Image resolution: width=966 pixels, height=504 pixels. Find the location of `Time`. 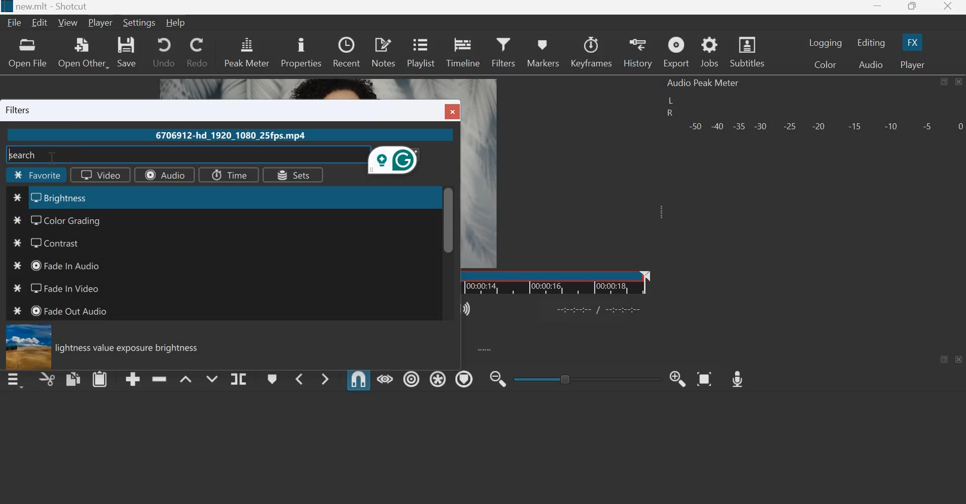

Time is located at coordinates (227, 174).